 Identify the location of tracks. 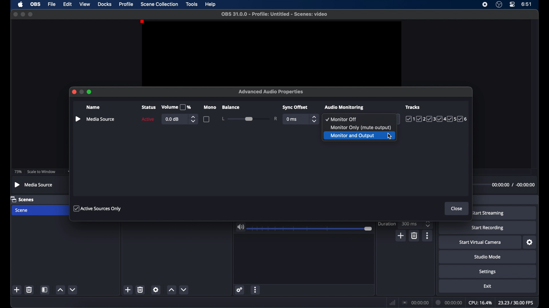
(413, 107).